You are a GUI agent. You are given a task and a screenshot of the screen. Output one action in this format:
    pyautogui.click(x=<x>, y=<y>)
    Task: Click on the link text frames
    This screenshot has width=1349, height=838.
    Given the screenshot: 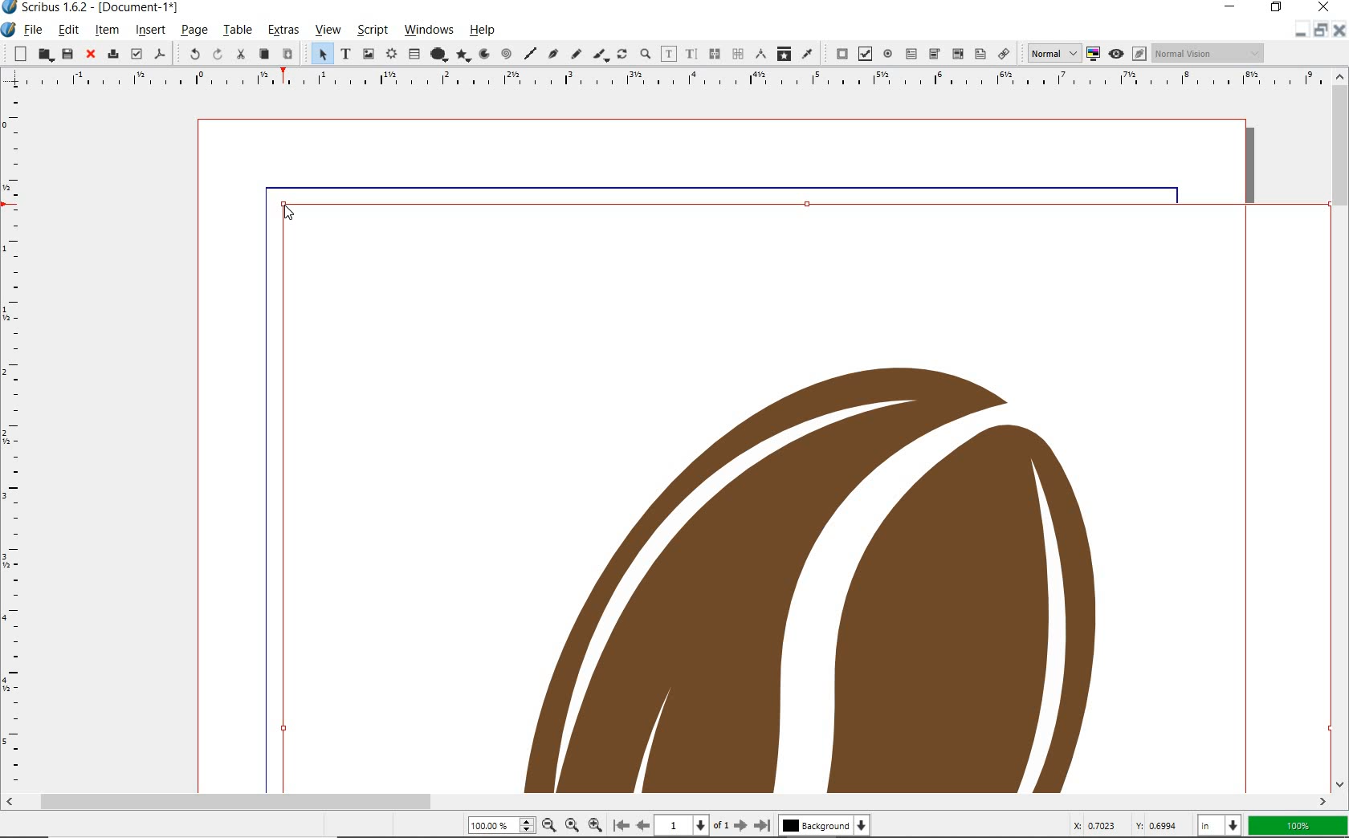 What is the action you would take?
    pyautogui.click(x=714, y=54)
    